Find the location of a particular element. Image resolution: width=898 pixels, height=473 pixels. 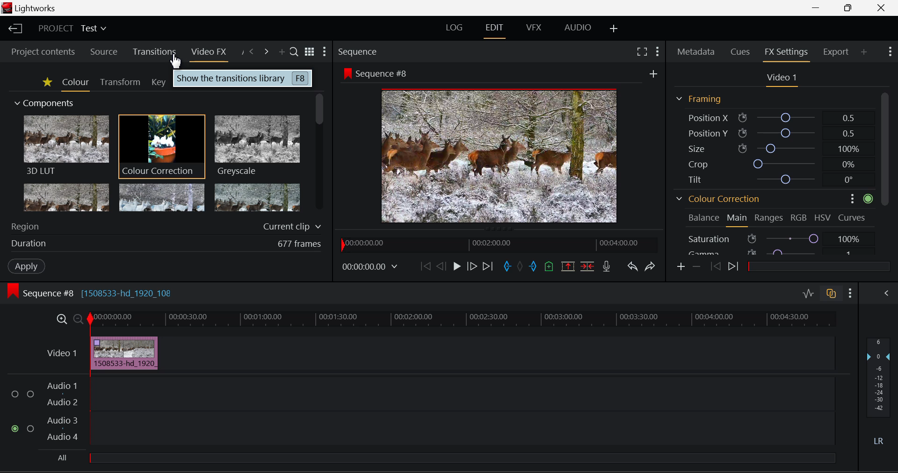

Duration is located at coordinates (166, 243).